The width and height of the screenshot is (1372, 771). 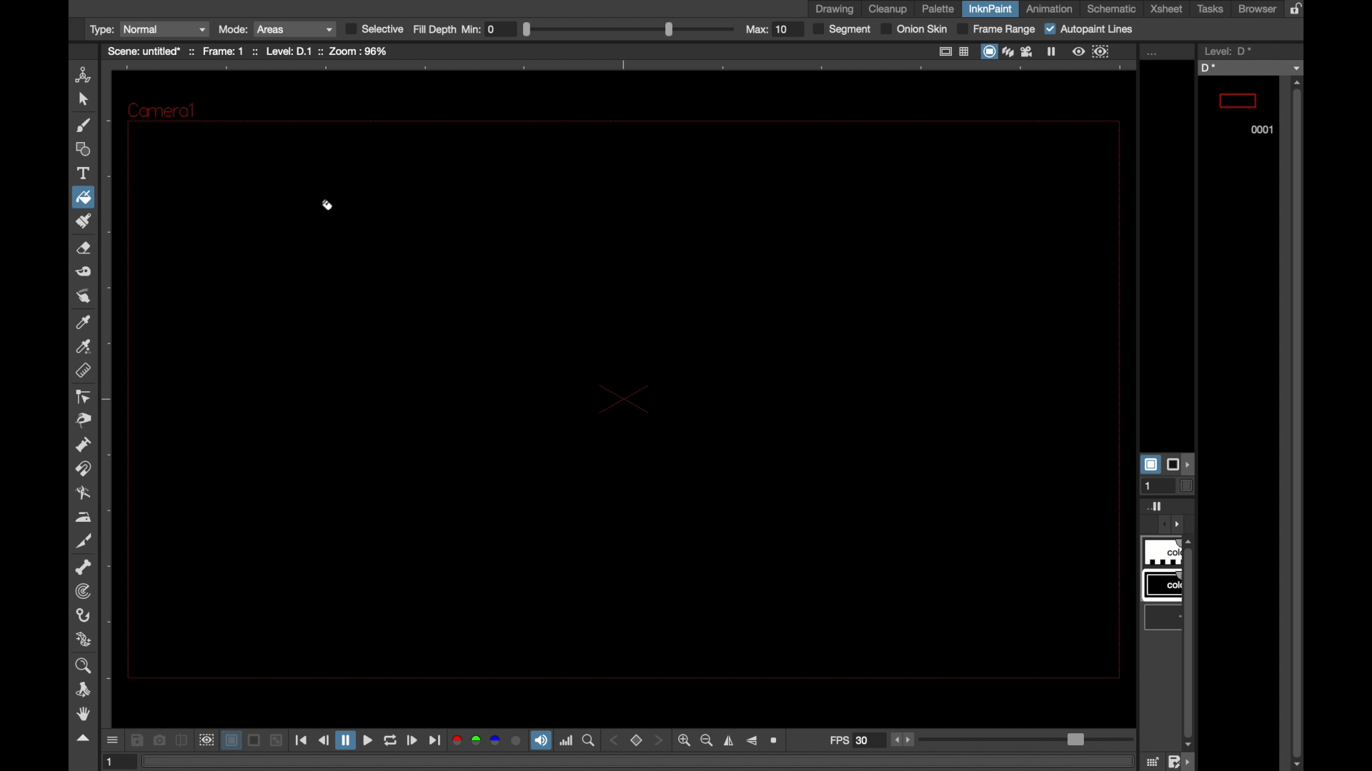 What do you see at coordinates (115, 762) in the screenshot?
I see `1` at bounding box center [115, 762].